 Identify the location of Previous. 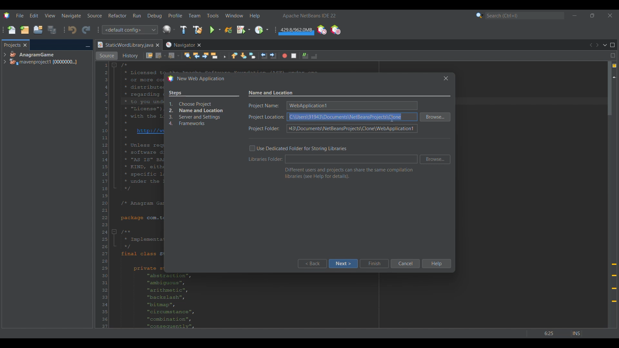
(590, 45).